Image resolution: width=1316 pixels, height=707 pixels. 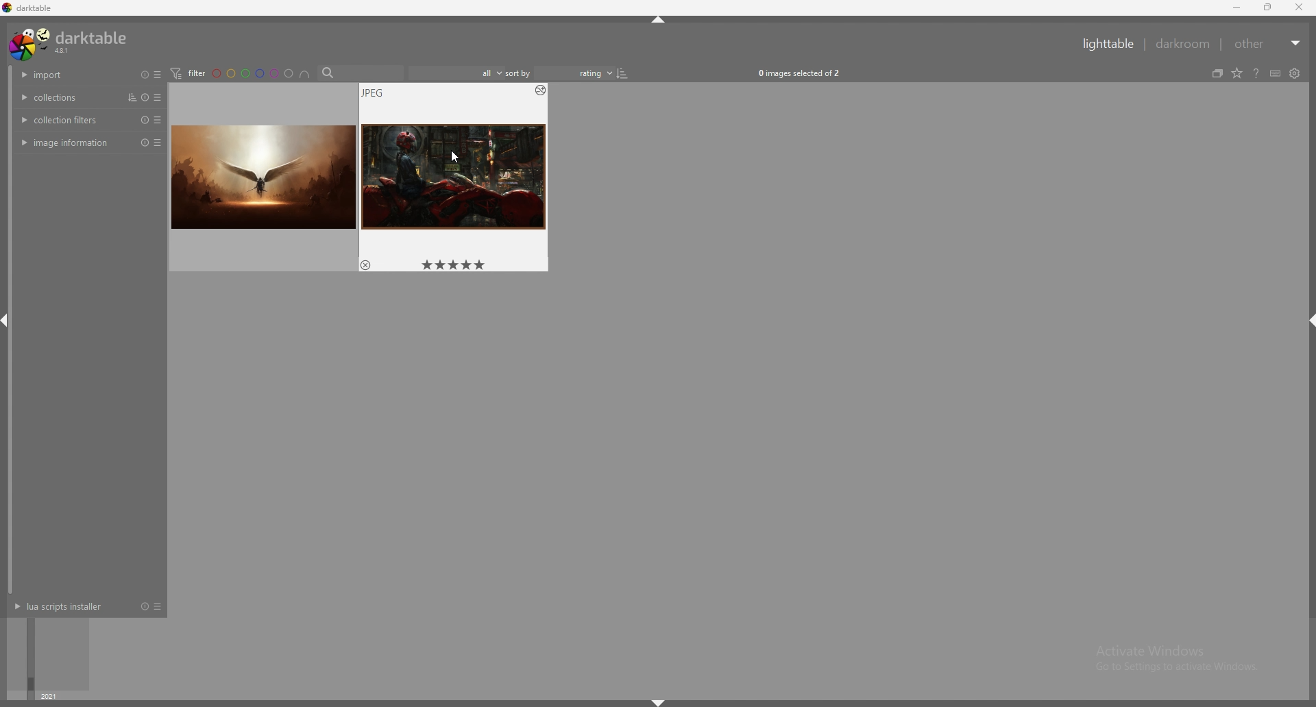 What do you see at coordinates (158, 75) in the screenshot?
I see `presets` at bounding box center [158, 75].